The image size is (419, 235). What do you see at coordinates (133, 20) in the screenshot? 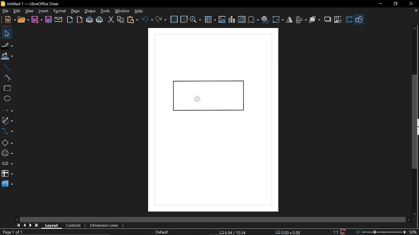
I see `paste` at bounding box center [133, 20].